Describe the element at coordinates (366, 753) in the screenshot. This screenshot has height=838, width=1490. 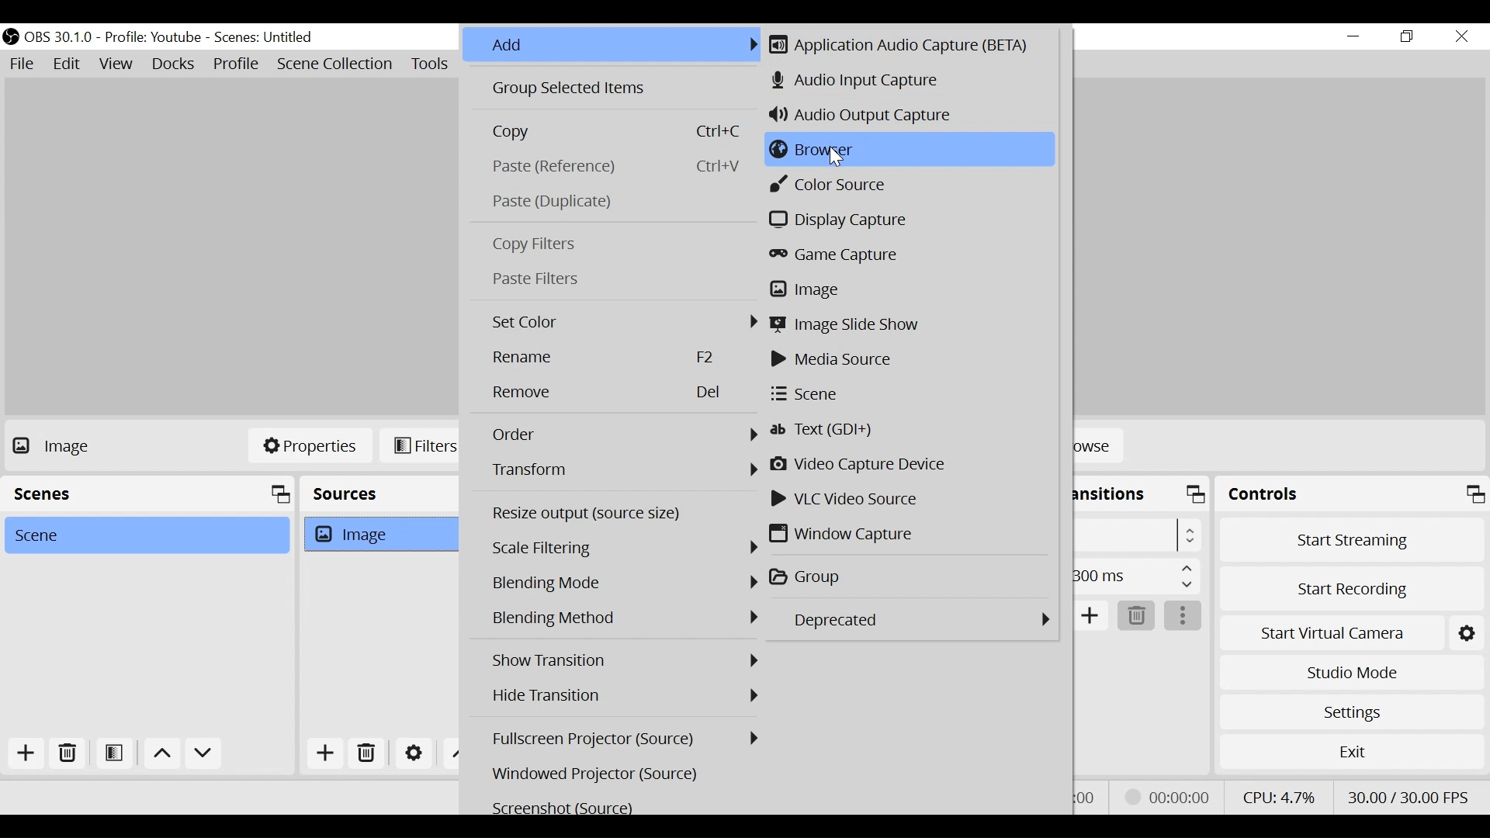
I see `Delete` at that location.